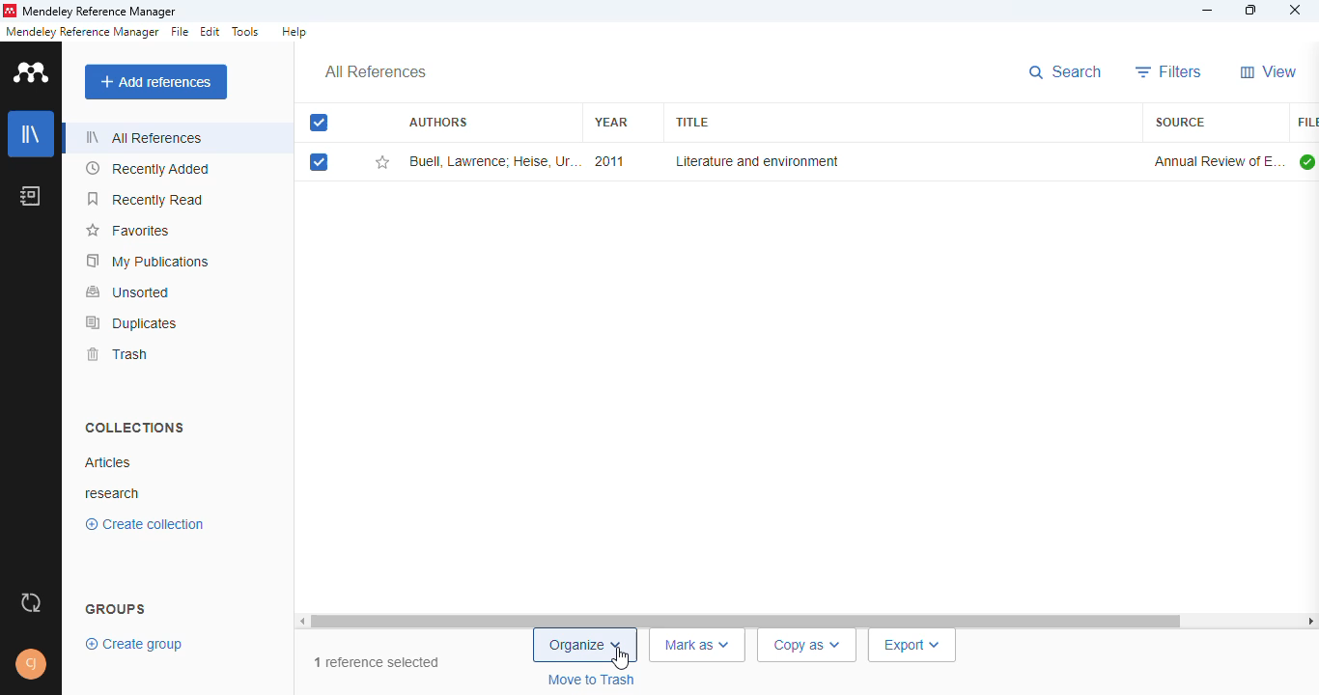 This screenshot has height=695, width=1319. What do you see at coordinates (1252, 10) in the screenshot?
I see `maximize` at bounding box center [1252, 10].